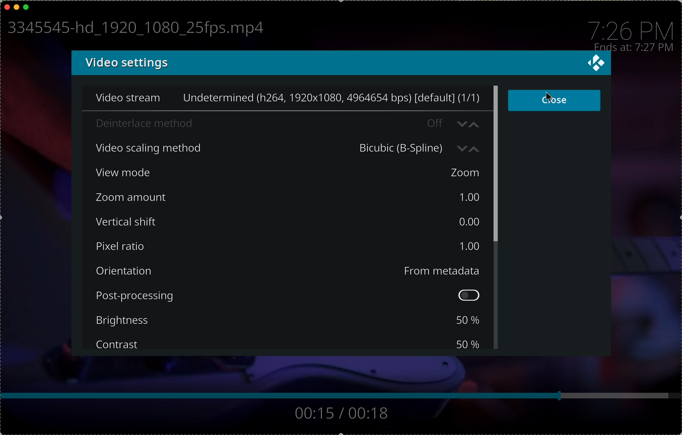 This screenshot has width=682, height=435. What do you see at coordinates (131, 344) in the screenshot?
I see `Contrast` at bounding box center [131, 344].